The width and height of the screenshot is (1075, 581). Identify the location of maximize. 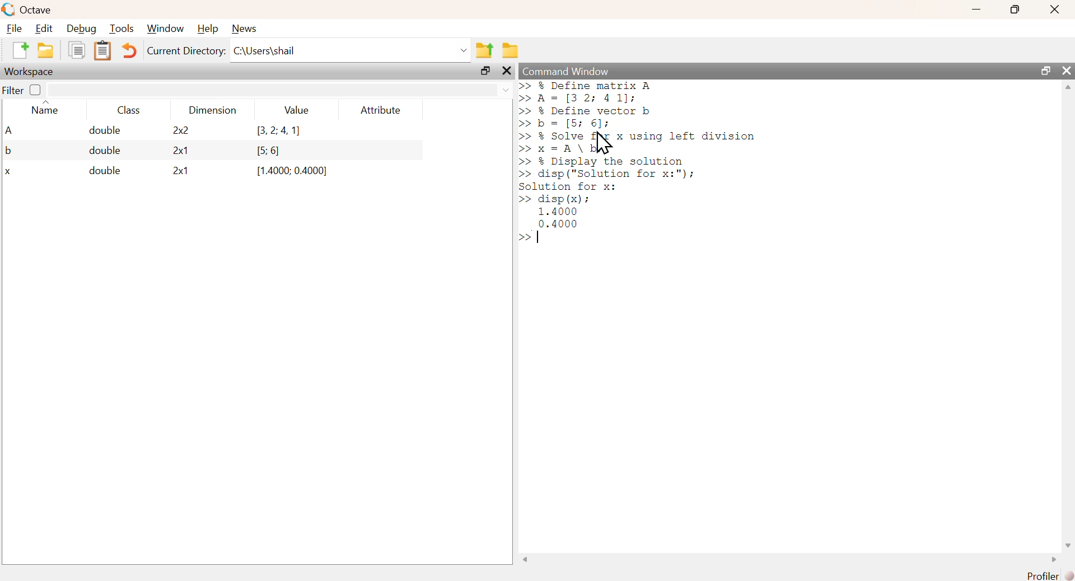
(1044, 71).